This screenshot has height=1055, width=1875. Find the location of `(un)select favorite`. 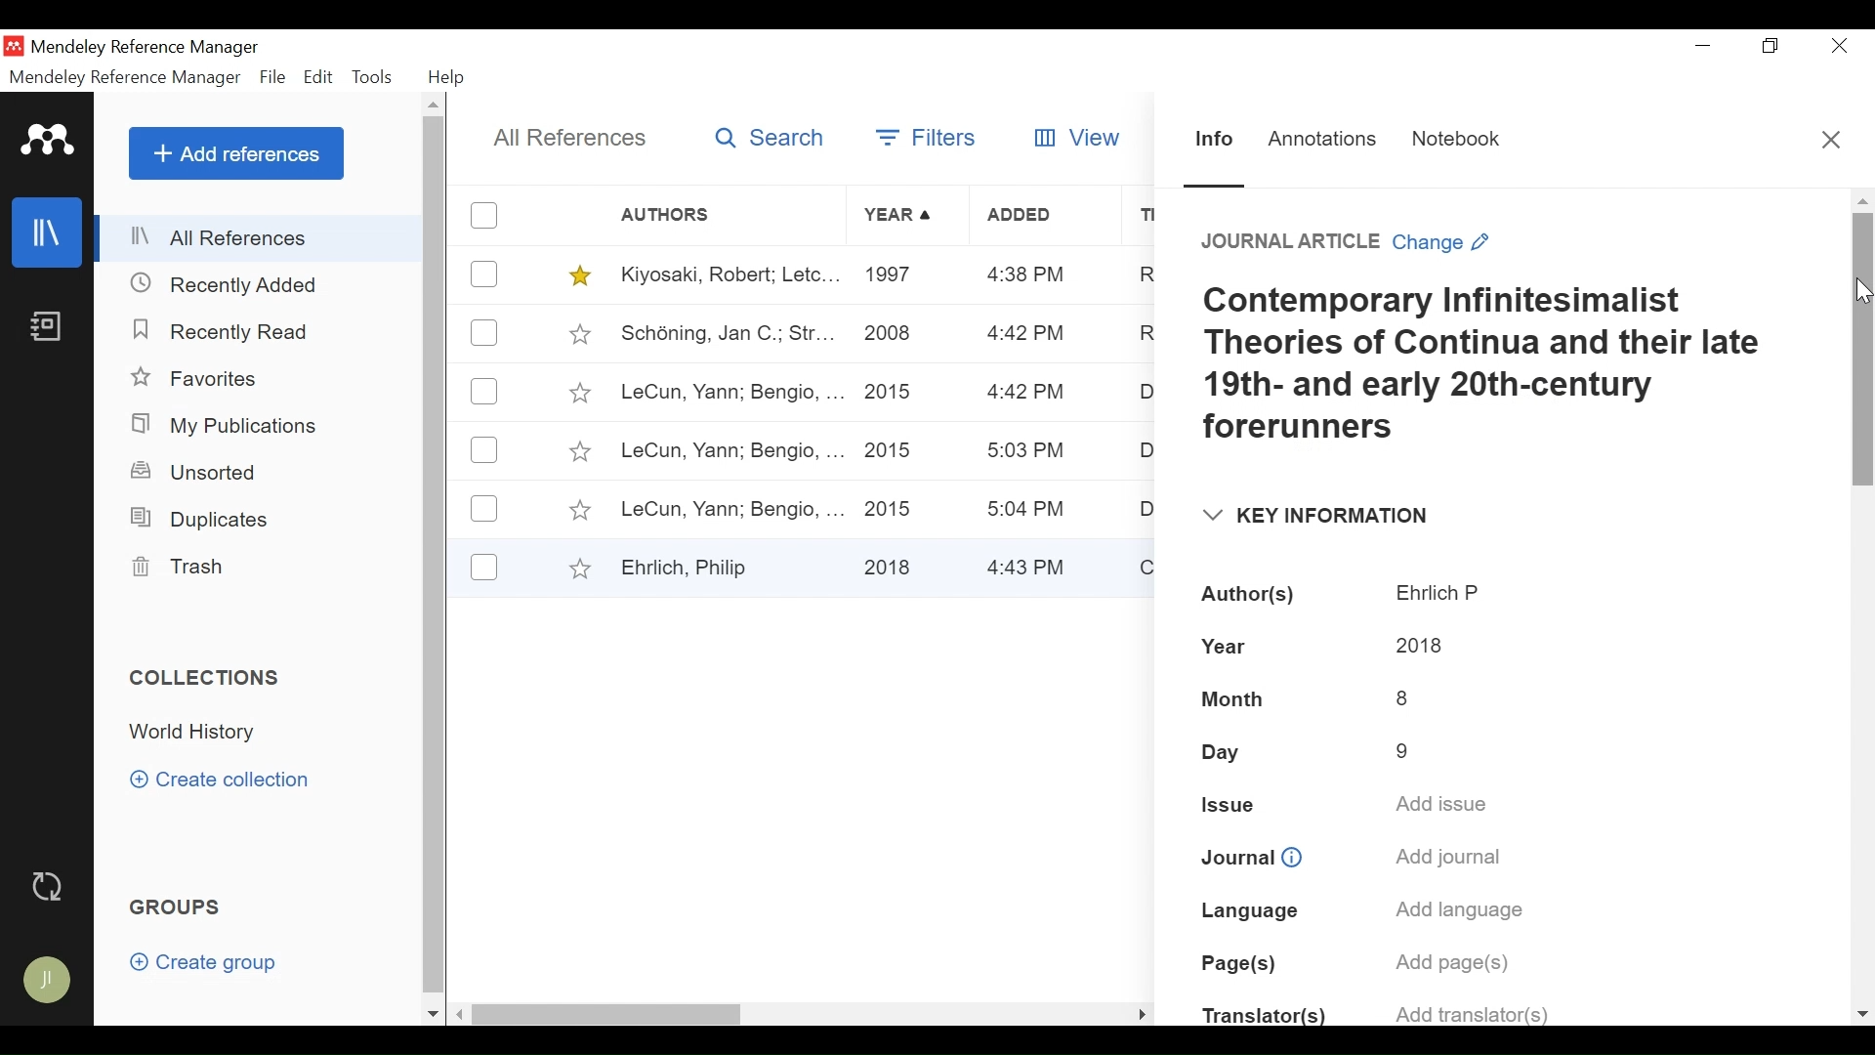

(un)select favorite is located at coordinates (576, 333).